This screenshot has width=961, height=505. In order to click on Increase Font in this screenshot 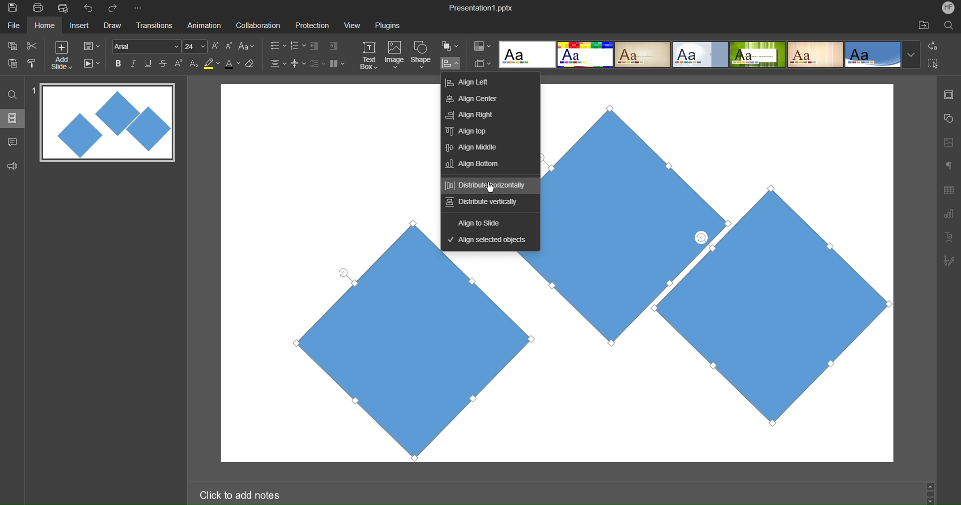, I will do `click(216, 46)`.